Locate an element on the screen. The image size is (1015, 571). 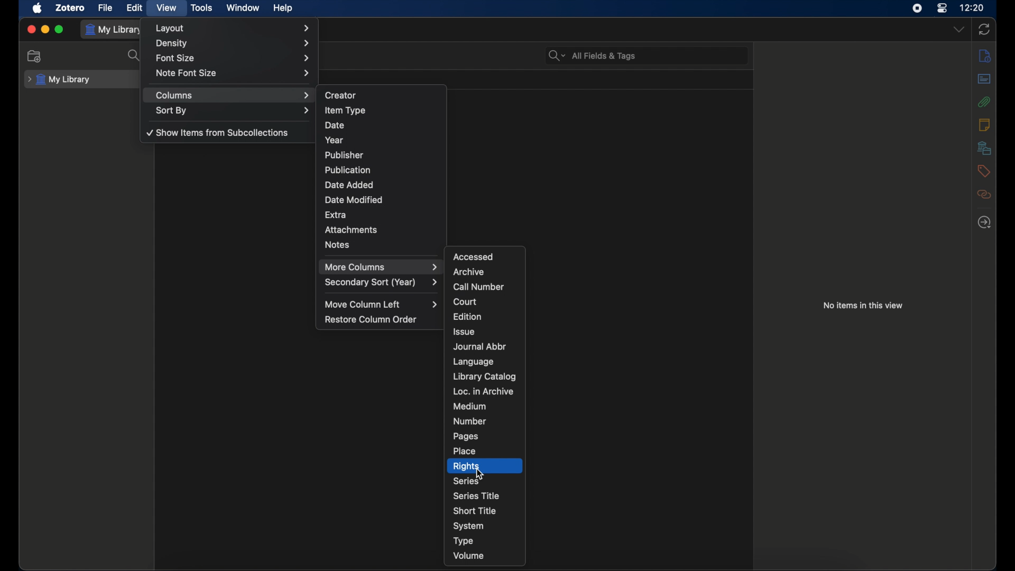
screen recorder is located at coordinates (917, 8).